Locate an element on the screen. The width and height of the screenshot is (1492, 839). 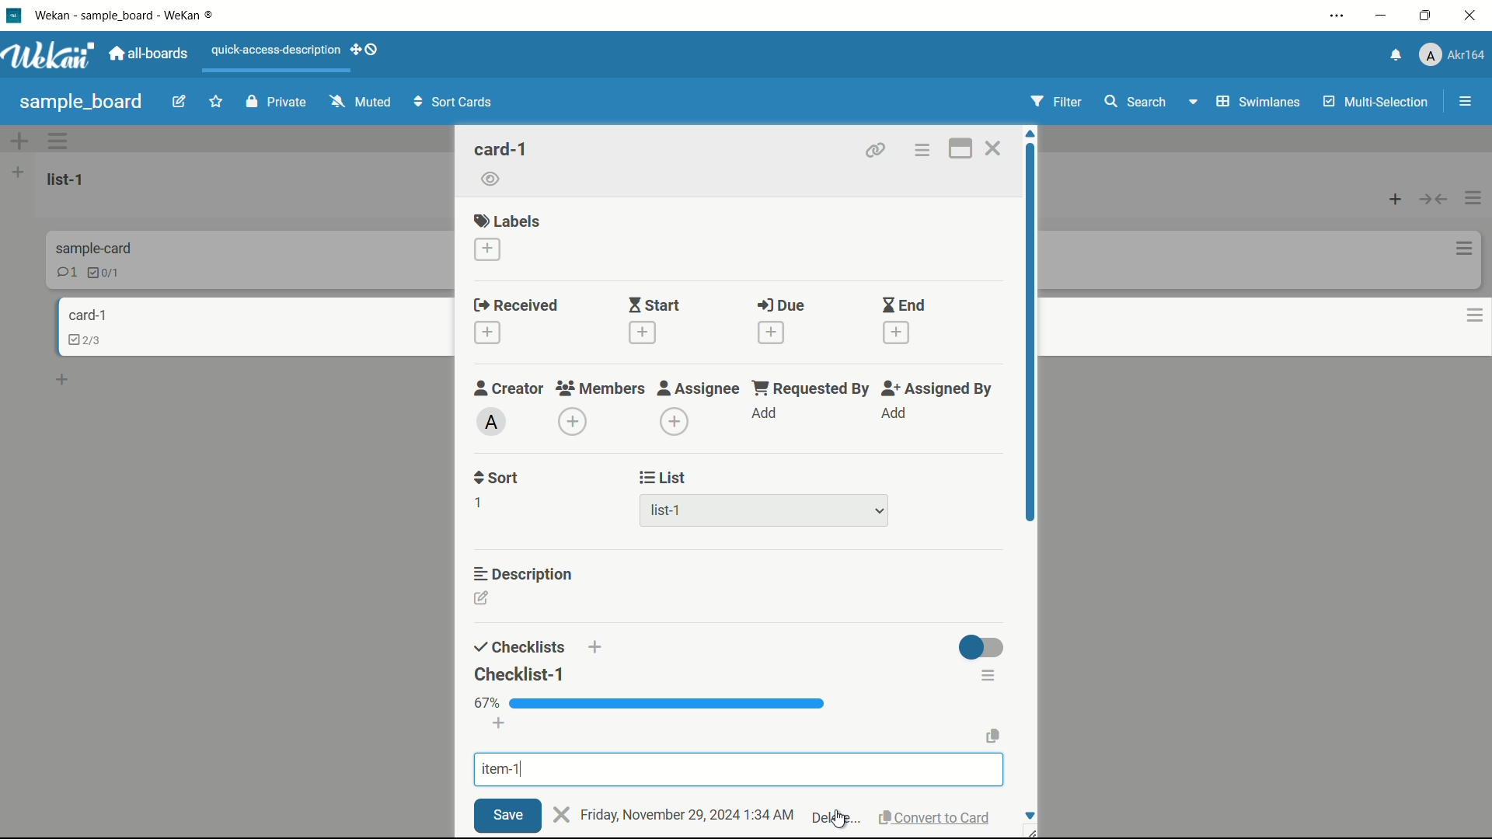
close app is located at coordinates (1472, 16).